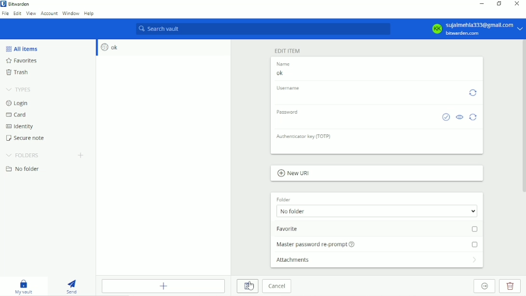 This screenshot has width=526, height=296. What do you see at coordinates (16, 115) in the screenshot?
I see `Card` at bounding box center [16, 115].